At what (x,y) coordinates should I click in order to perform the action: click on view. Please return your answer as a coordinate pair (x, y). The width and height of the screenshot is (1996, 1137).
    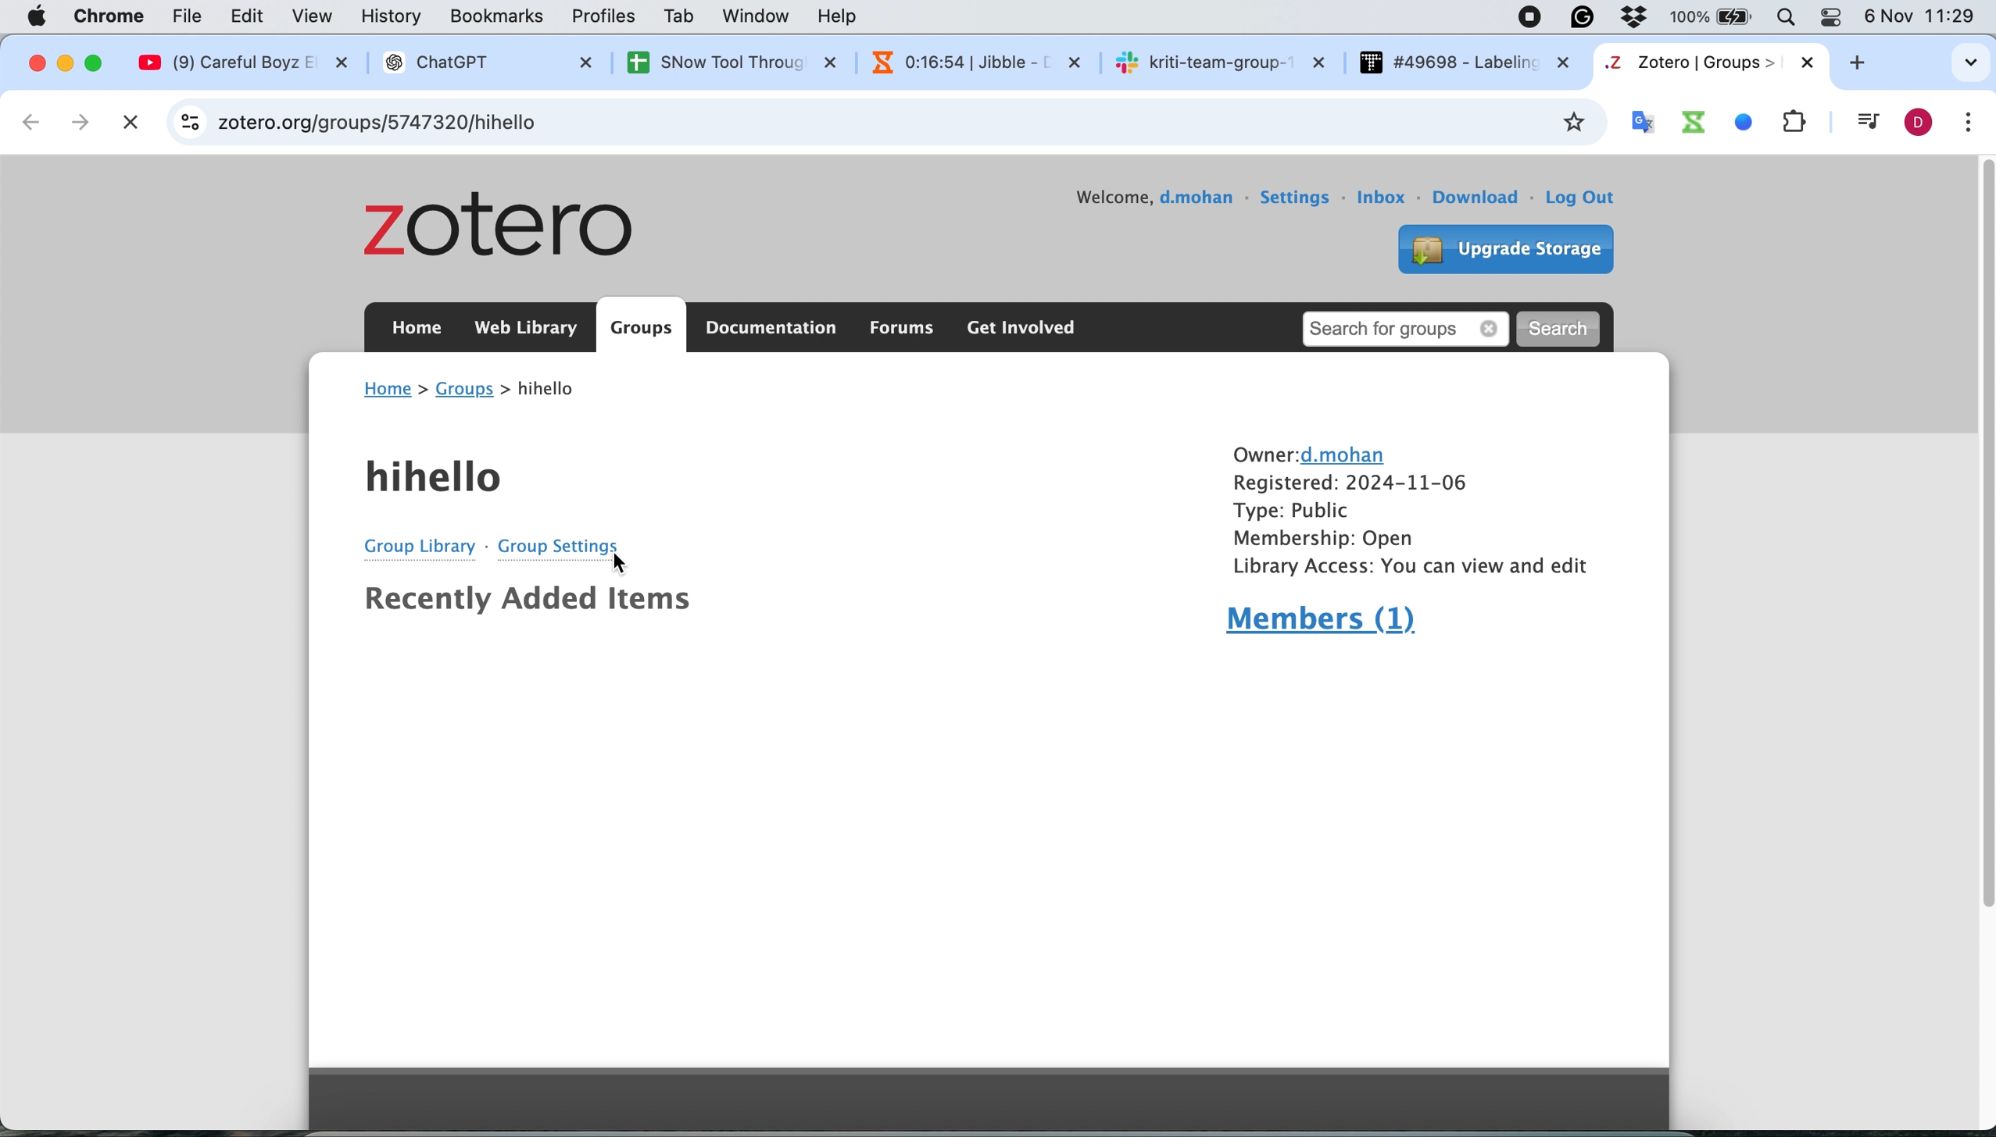
    Looking at the image, I should click on (315, 16).